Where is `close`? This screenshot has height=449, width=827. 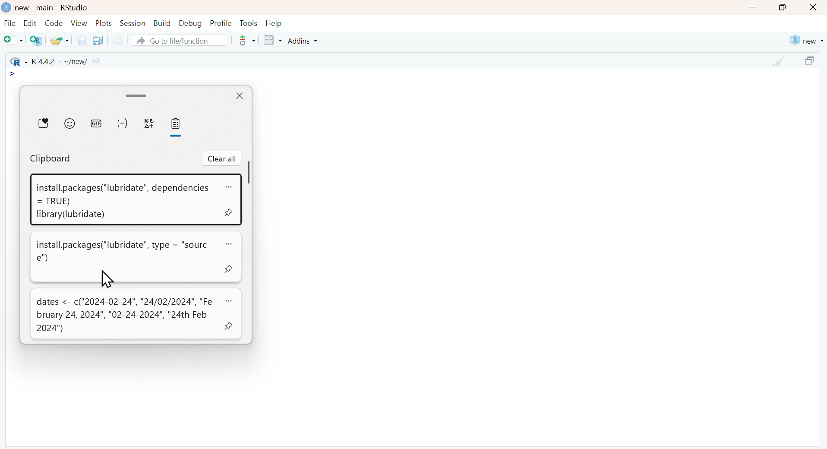
close is located at coordinates (814, 8).